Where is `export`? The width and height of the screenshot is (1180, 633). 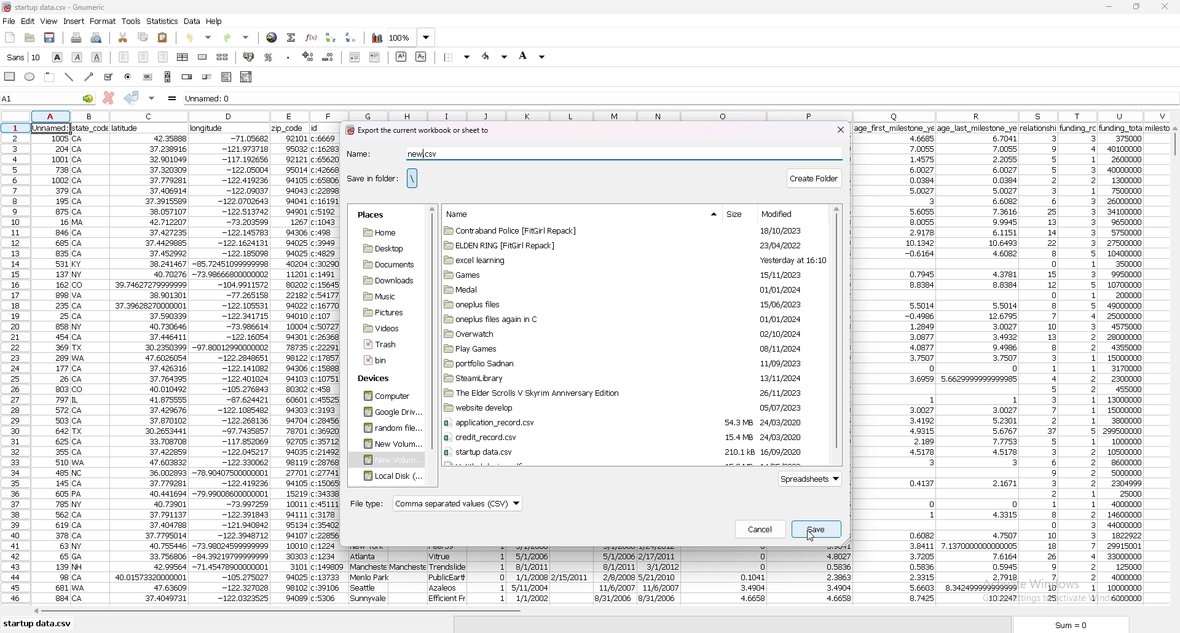
export is located at coordinates (417, 130).